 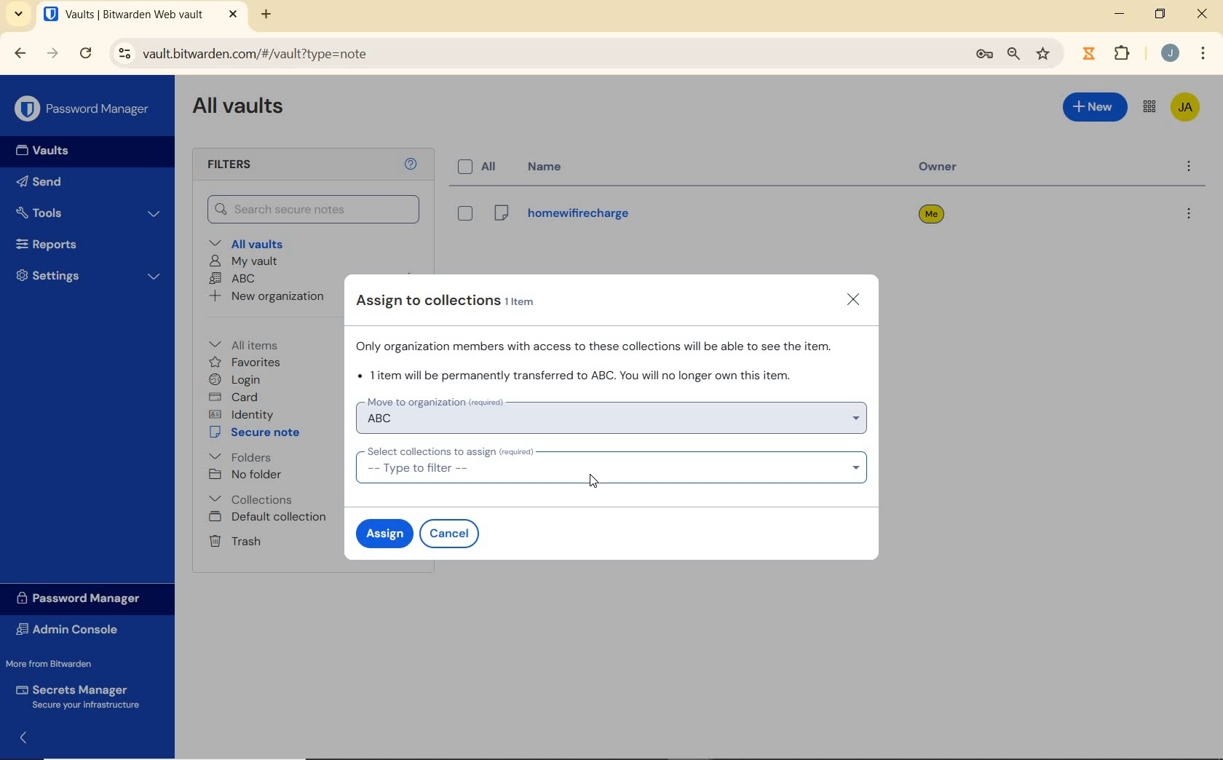 What do you see at coordinates (1045, 55) in the screenshot?
I see `bookmark` at bounding box center [1045, 55].